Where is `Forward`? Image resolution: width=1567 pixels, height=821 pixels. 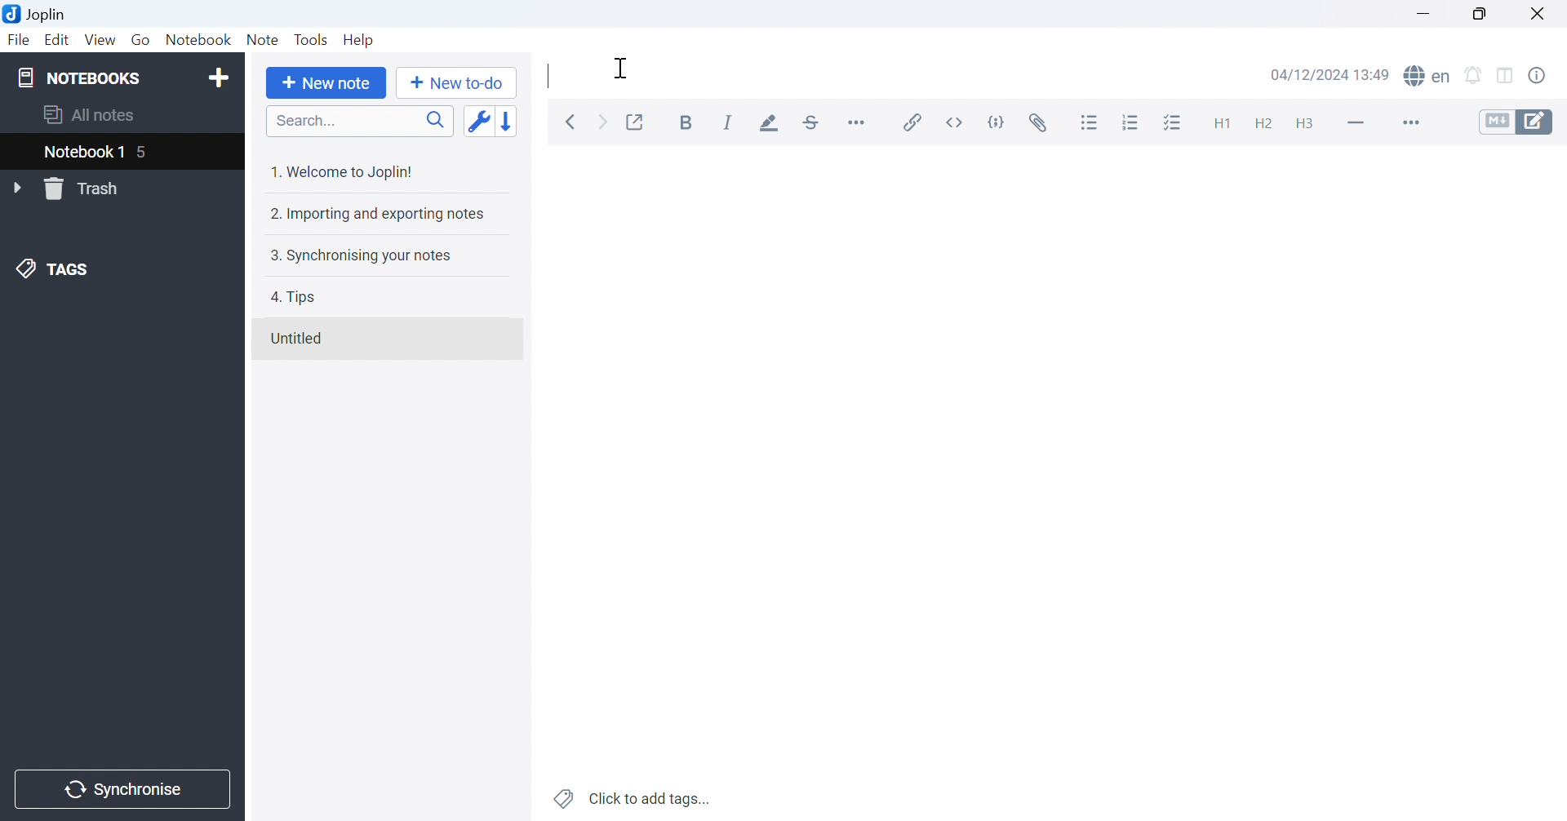
Forward is located at coordinates (606, 124).